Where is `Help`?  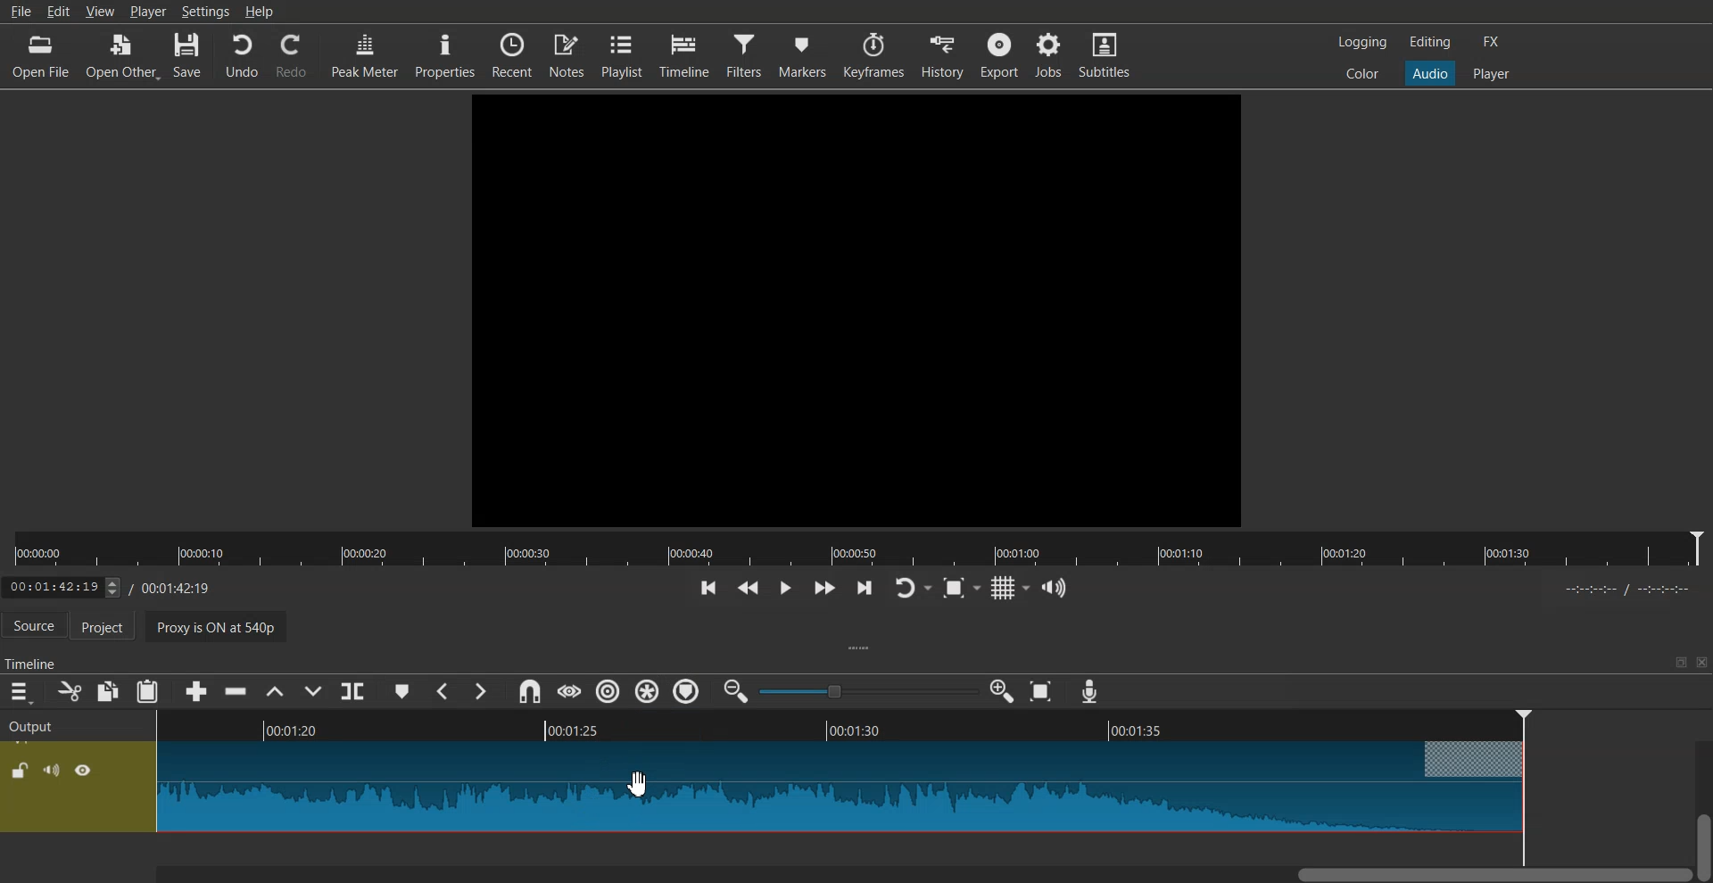 Help is located at coordinates (261, 12).